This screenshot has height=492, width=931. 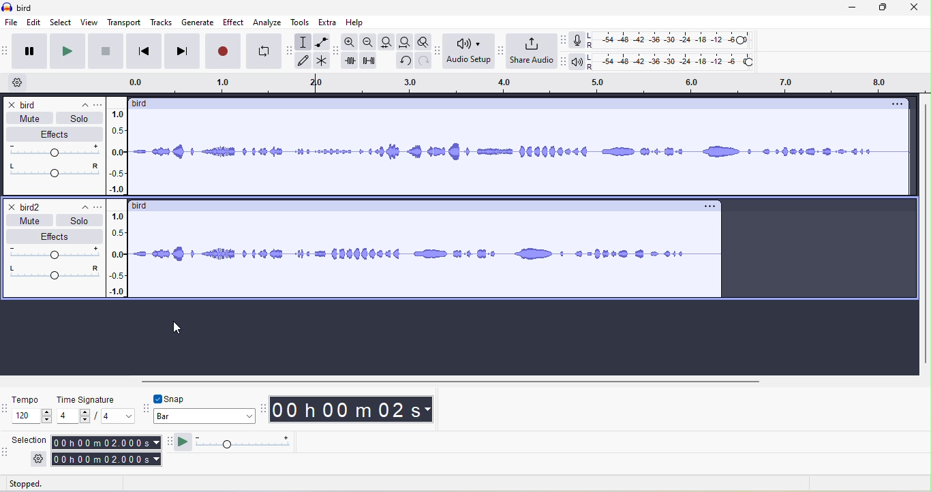 I want to click on pan center, so click(x=56, y=272).